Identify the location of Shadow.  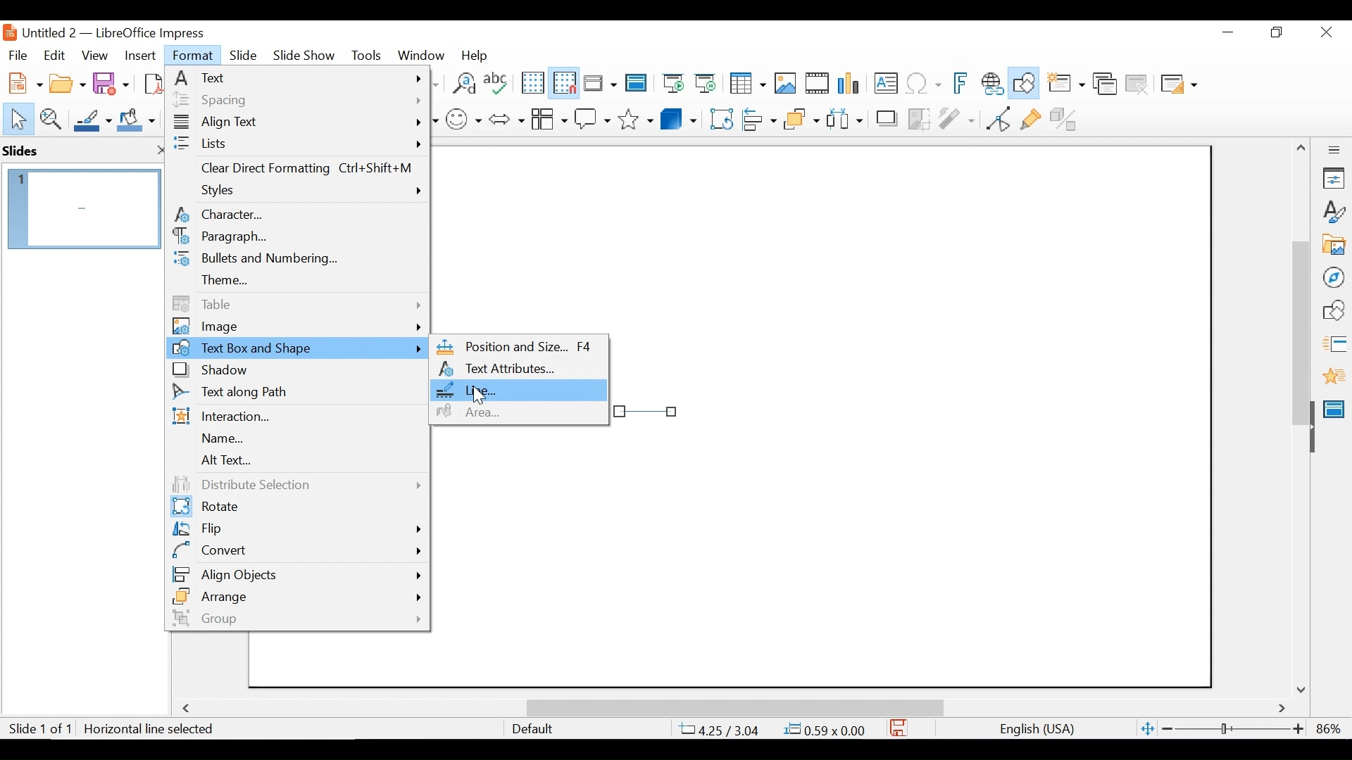
(296, 370).